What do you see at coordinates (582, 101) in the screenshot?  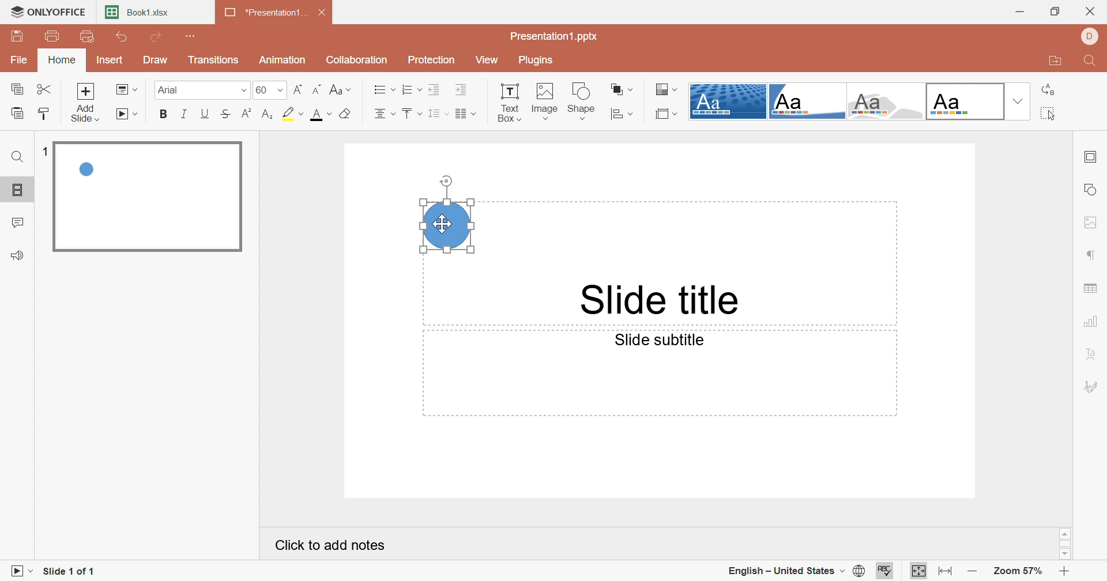 I see `Shape` at bounding box center [582, 101].